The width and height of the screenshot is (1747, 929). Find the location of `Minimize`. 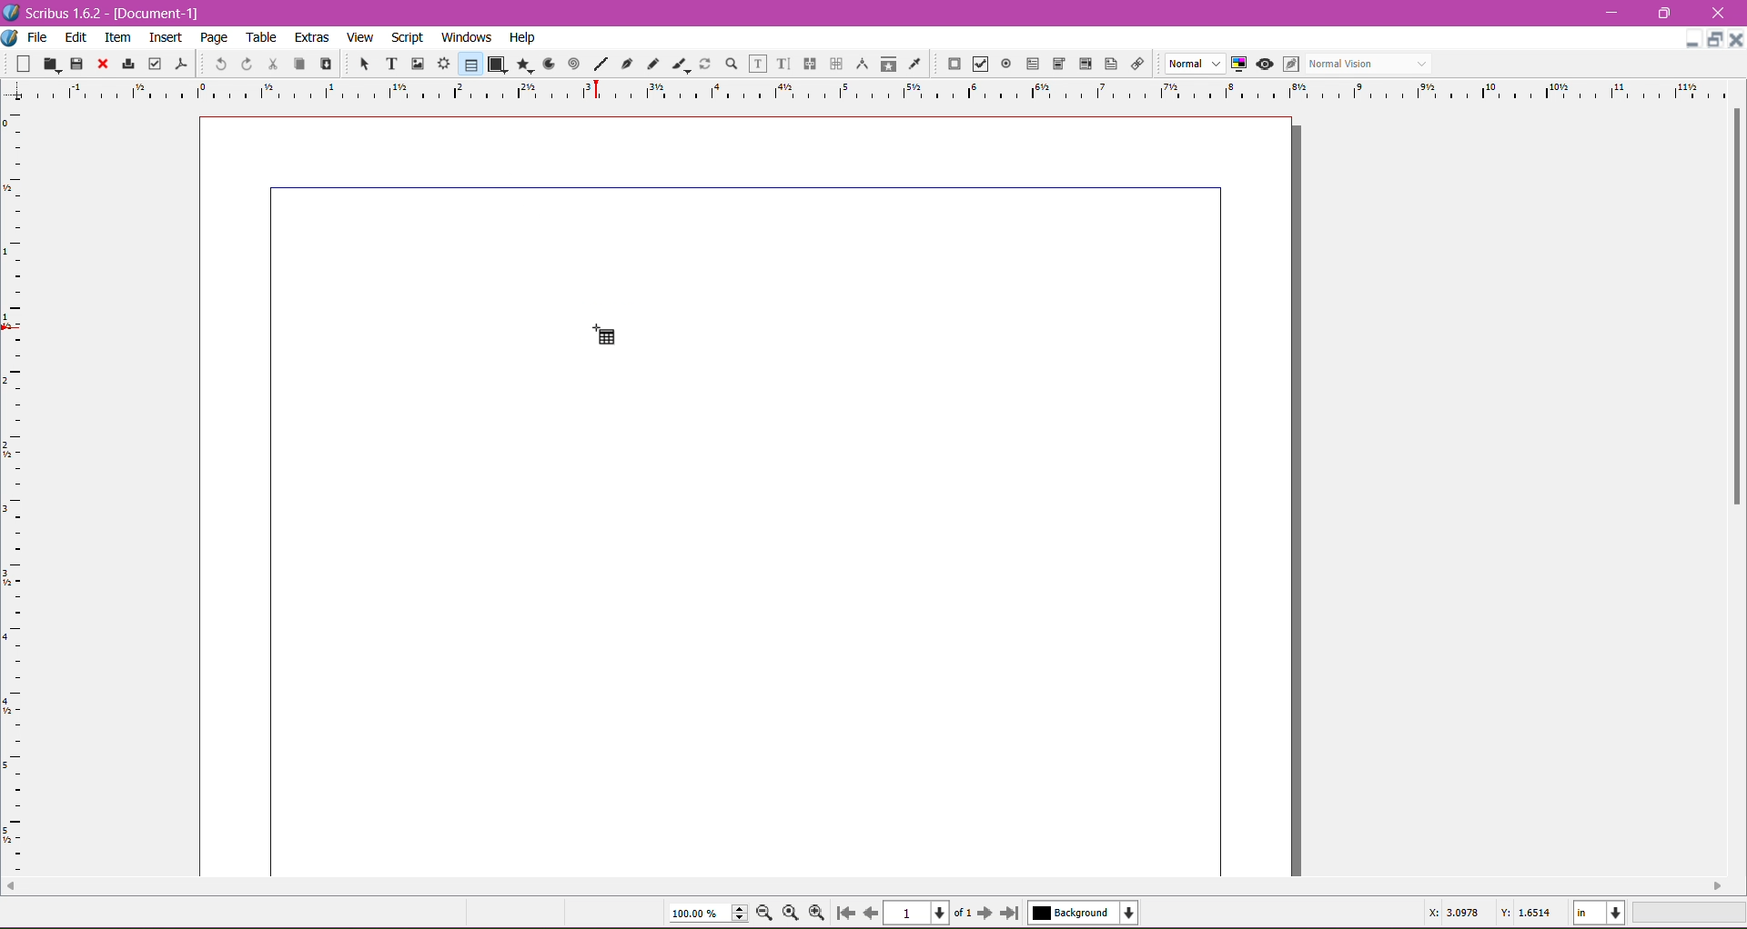

Minimize is located at coordinates (1616, 11).